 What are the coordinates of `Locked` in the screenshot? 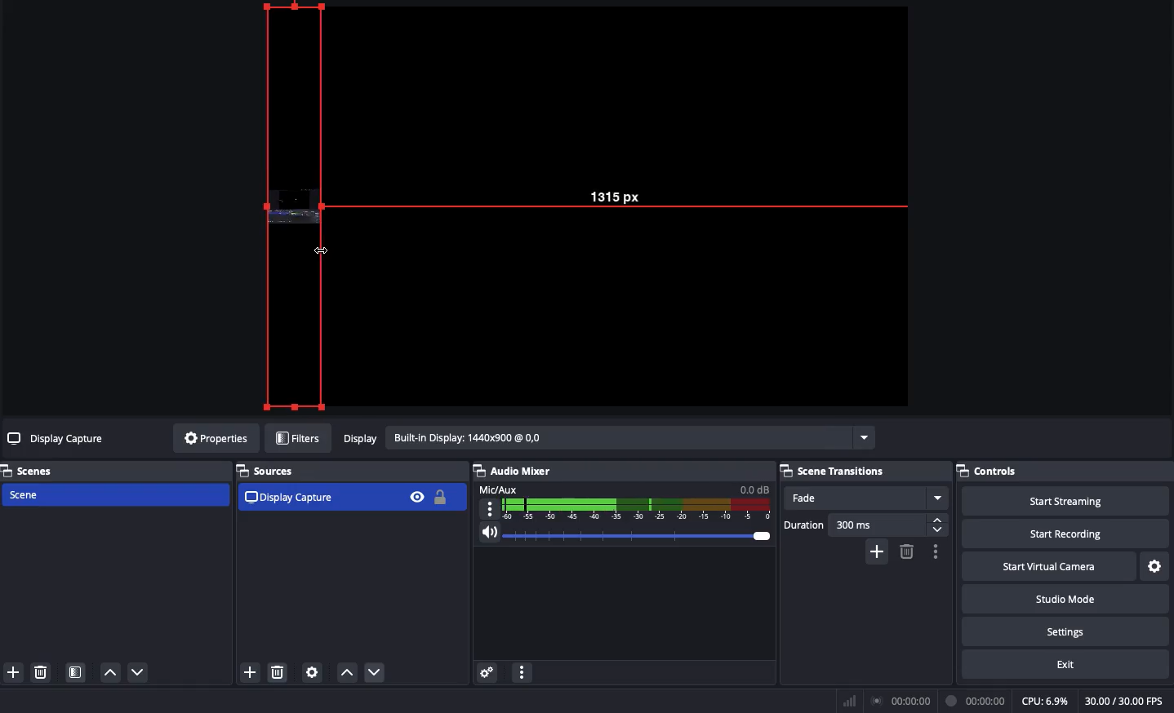 It's located at (438, 497).